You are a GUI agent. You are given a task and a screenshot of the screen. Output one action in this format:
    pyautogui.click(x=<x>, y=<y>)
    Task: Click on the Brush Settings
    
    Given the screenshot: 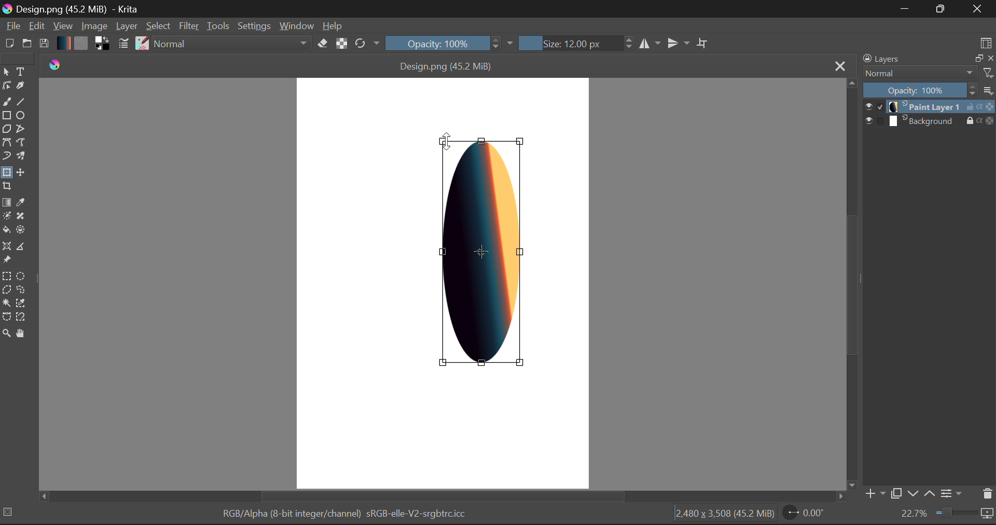 What is the action you would take?
    pyautogui.click(x=125, y=44)
    